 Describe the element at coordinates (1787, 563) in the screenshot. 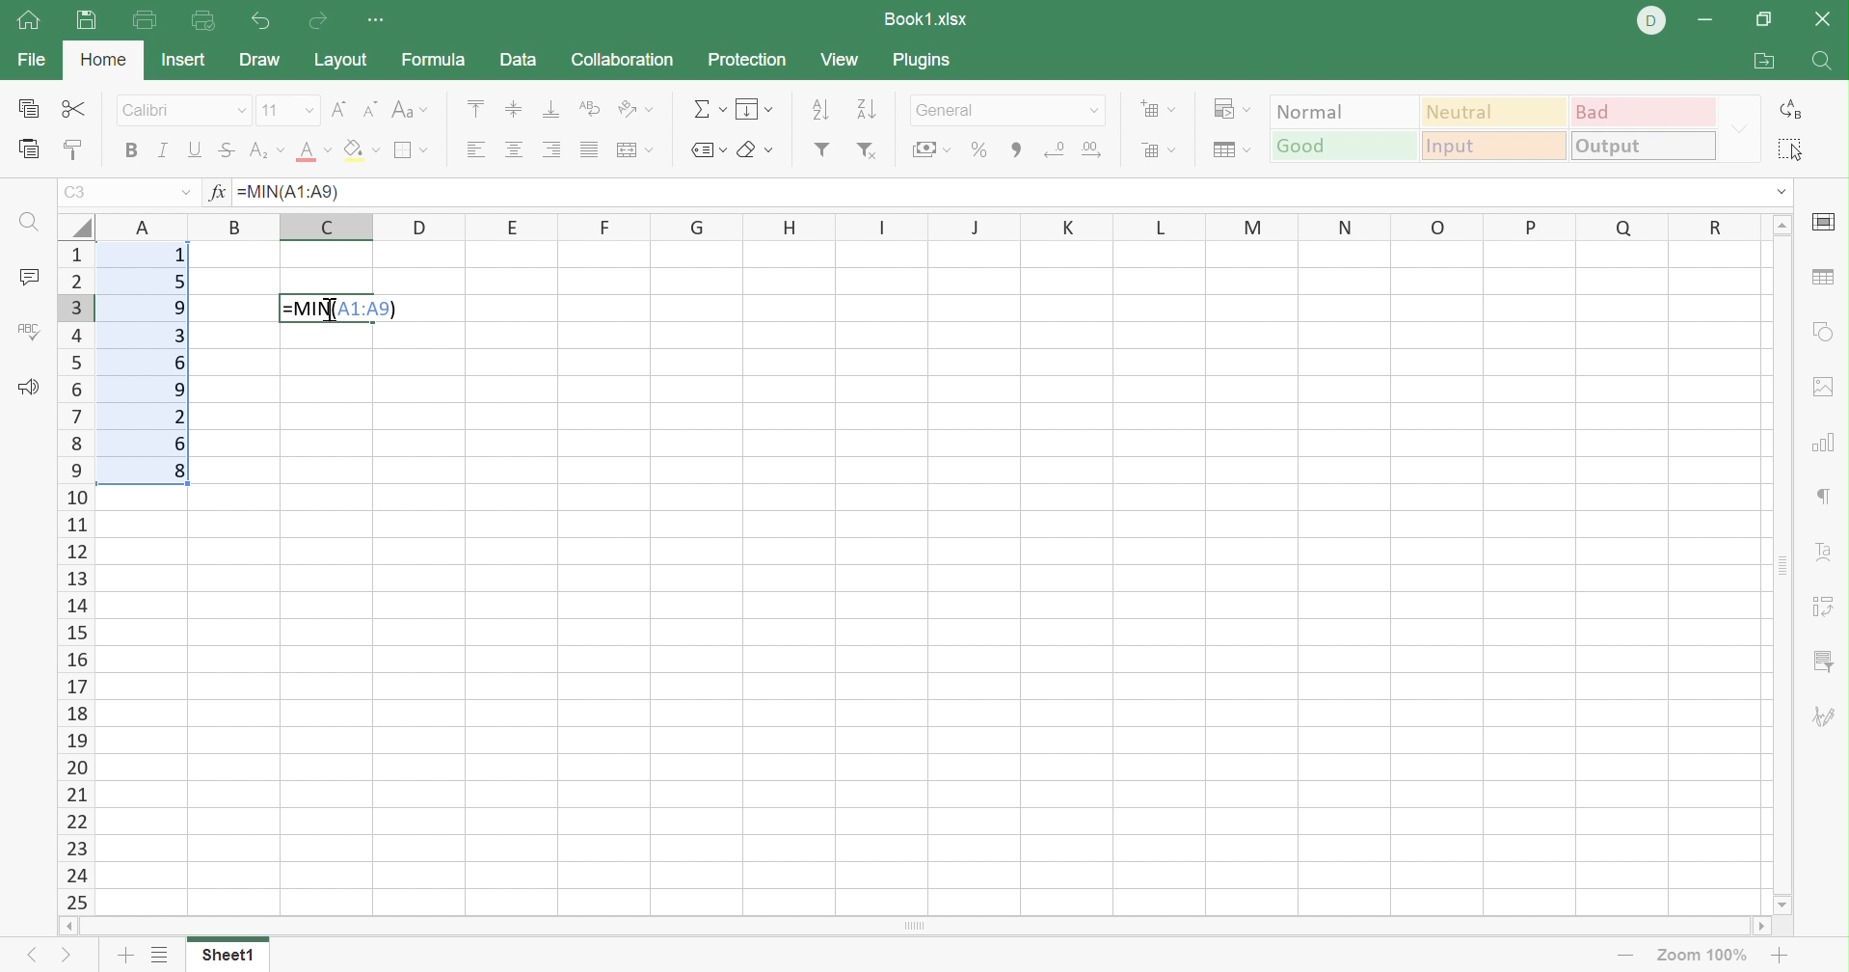

I see `Scroll Bar` at that location.